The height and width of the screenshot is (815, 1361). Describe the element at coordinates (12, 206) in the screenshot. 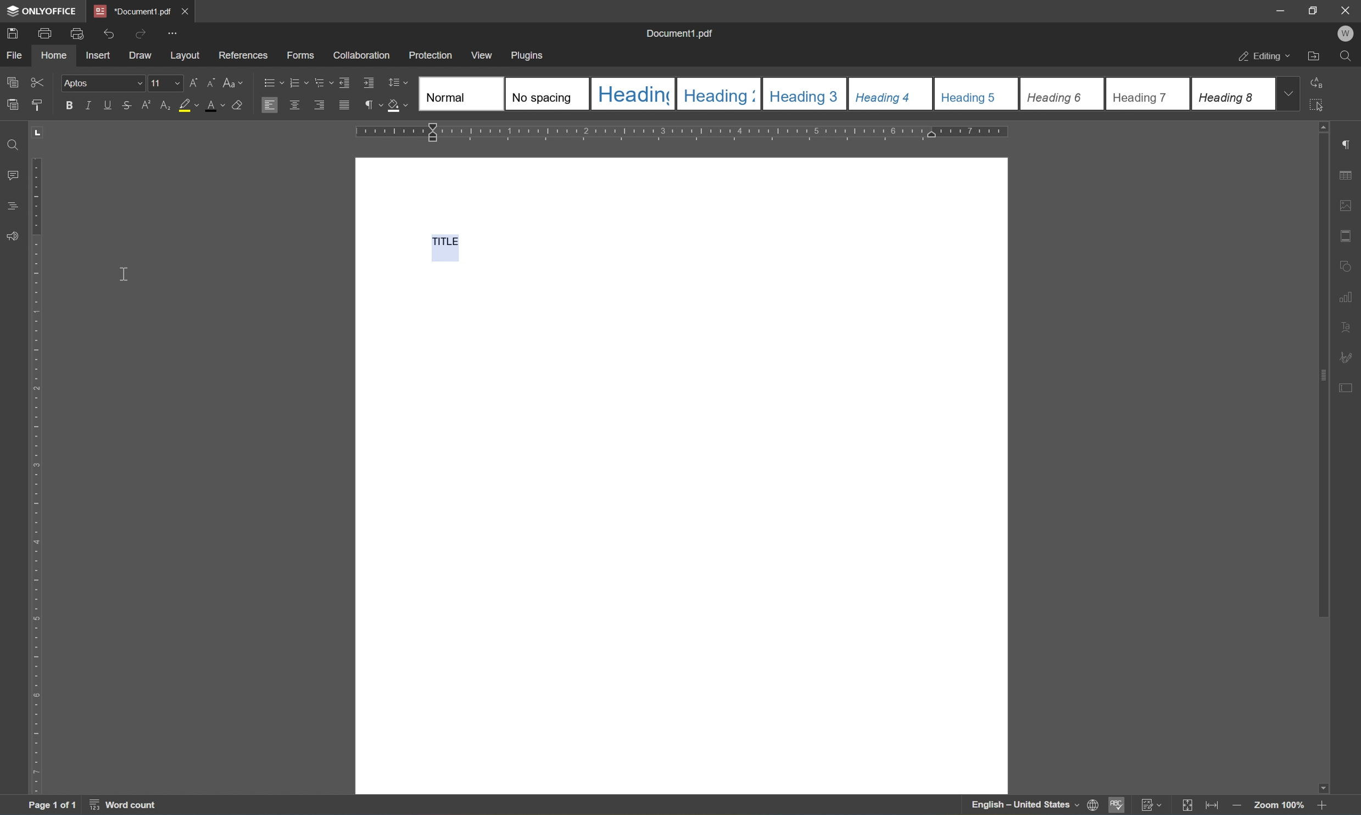

I see `comments` at that location.